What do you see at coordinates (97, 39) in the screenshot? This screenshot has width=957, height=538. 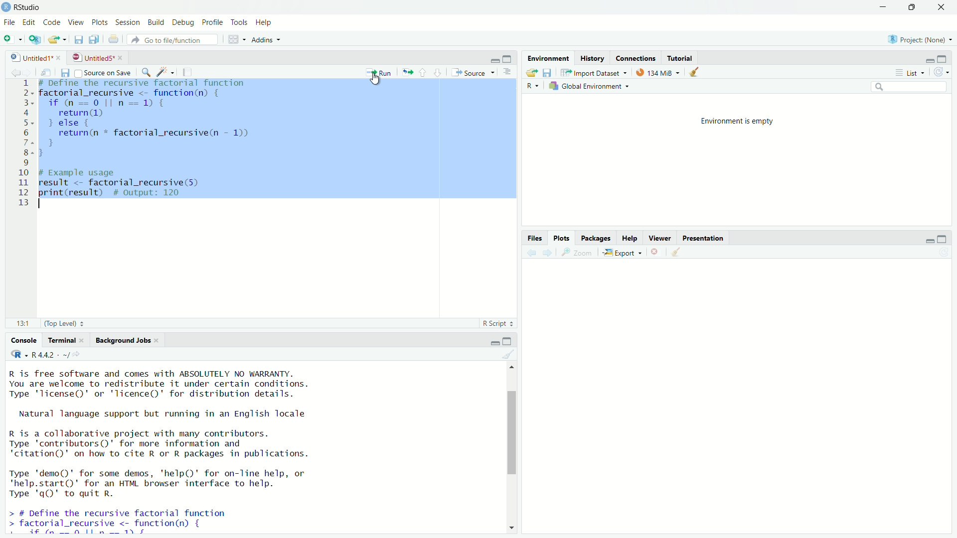 I see `Save all open documents (Ctrl + Alt + S)` at bounding box center [97, 39].